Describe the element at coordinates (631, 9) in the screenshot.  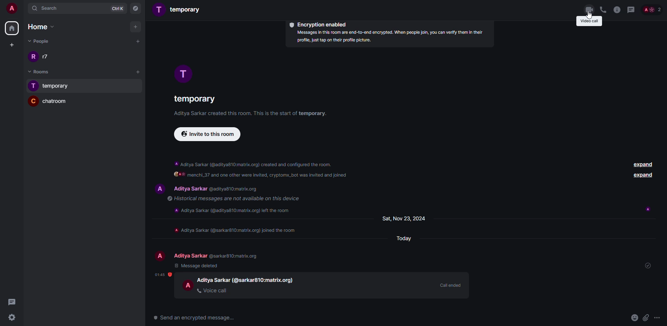
I see `threads` at that location.